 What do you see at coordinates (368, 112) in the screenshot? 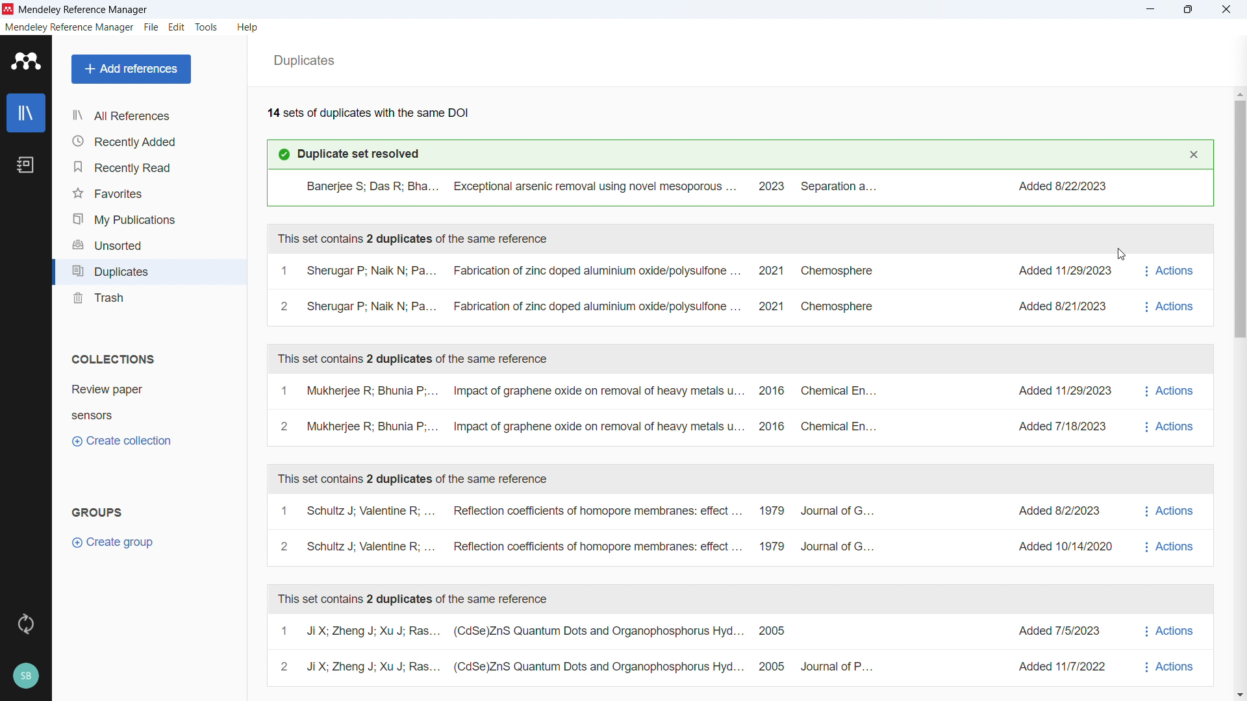
I see `Fifteen sets of duplicates with the same DOI ` at bounding box center [368, 112].